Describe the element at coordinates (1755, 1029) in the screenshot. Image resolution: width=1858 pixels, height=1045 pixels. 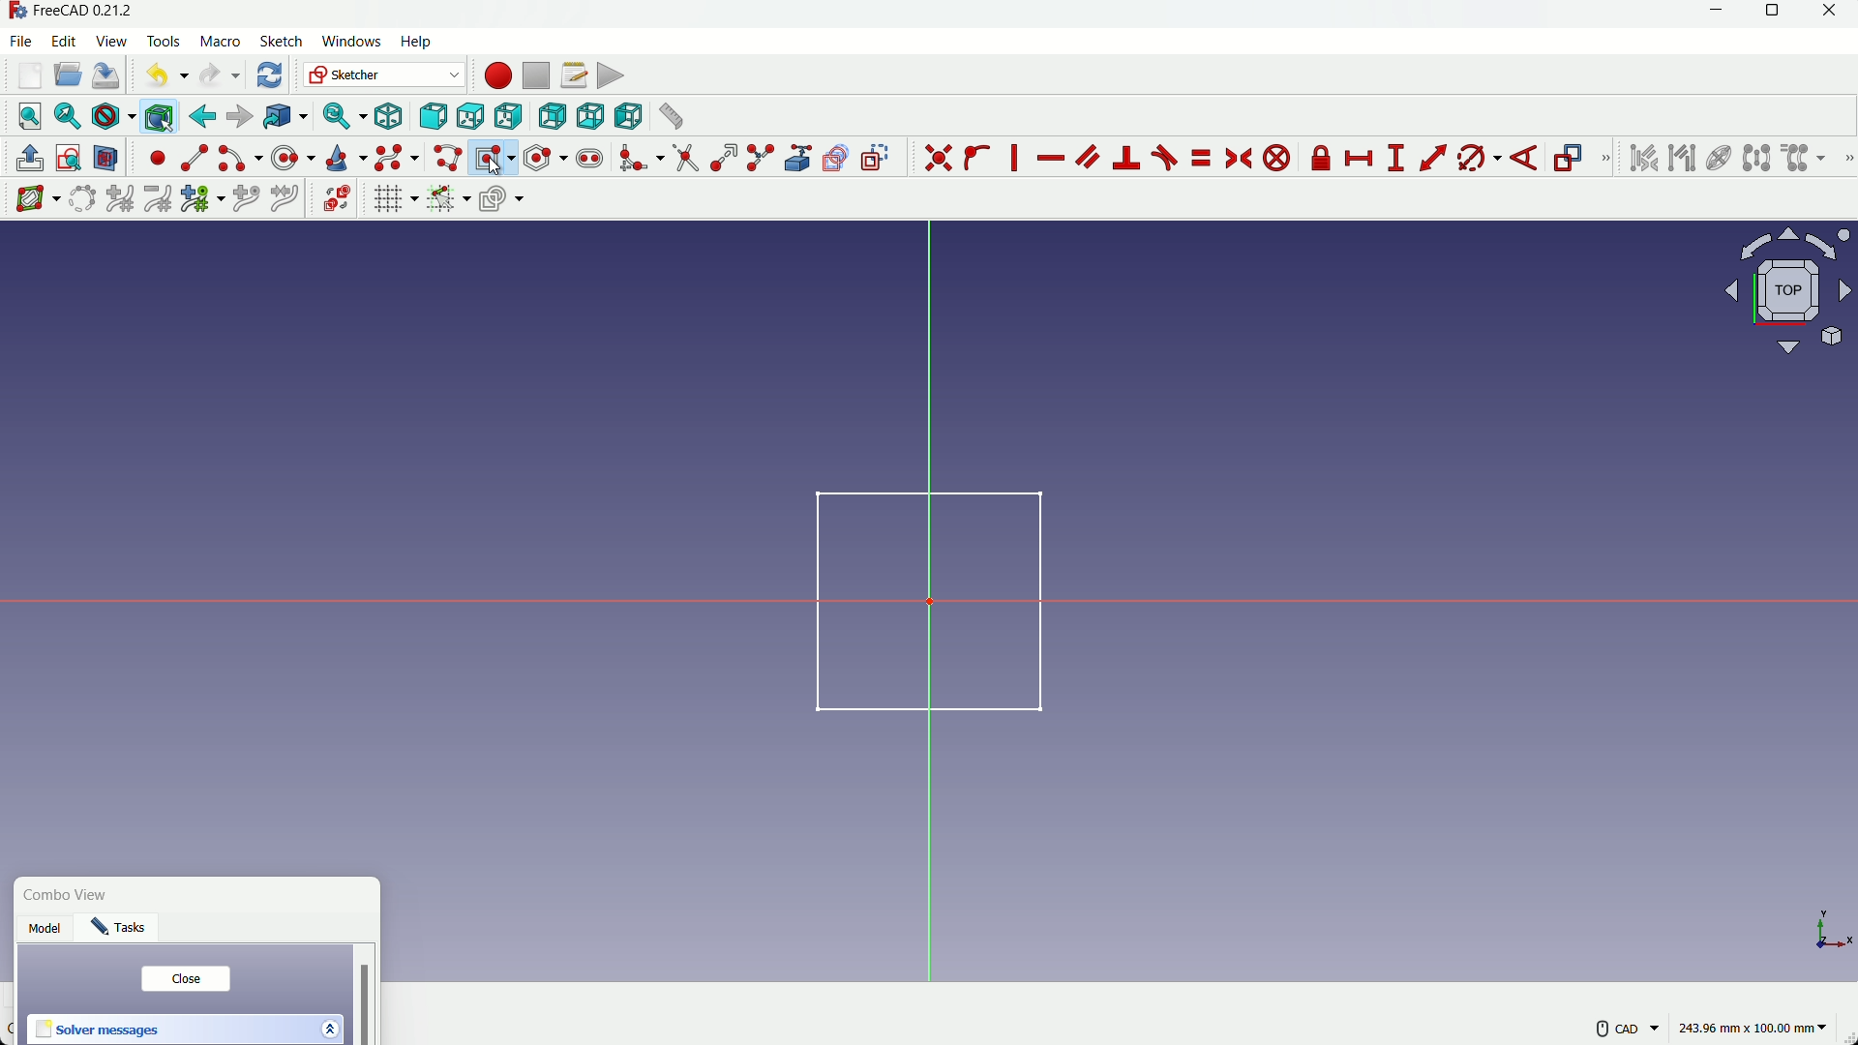
I see `measuring unit` at that location.